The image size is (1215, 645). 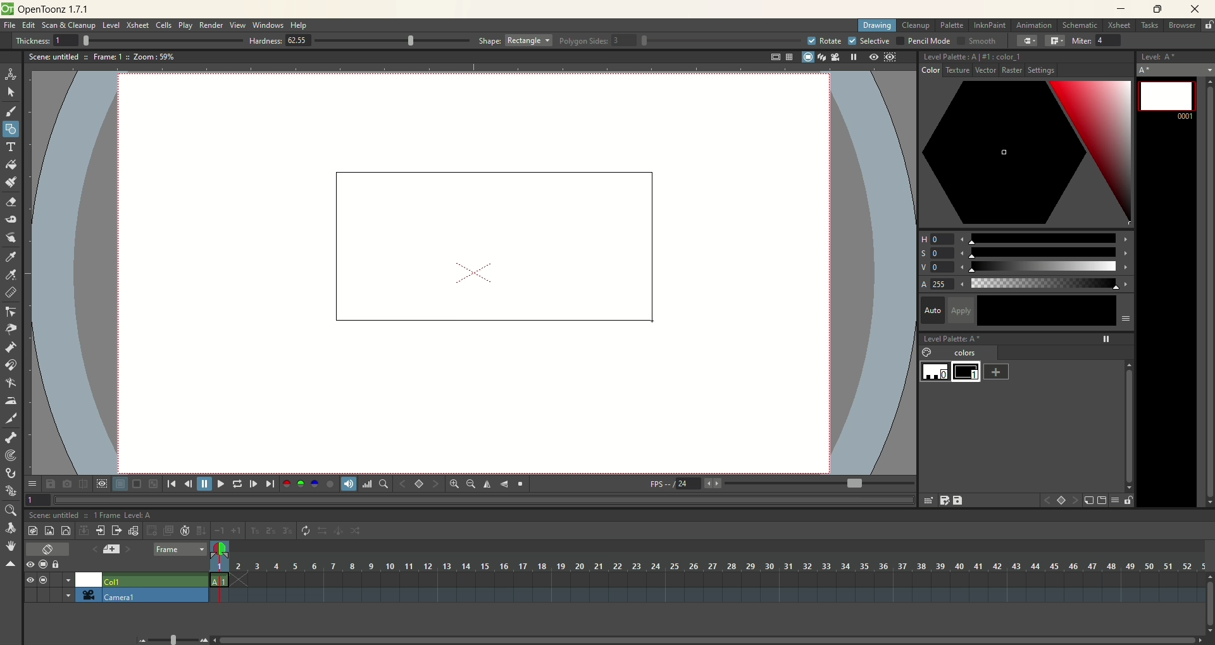 What do you see at coordinates (487, 243) in the screenshot?
I see `rectangle shape` at bounding box center [487, 243].